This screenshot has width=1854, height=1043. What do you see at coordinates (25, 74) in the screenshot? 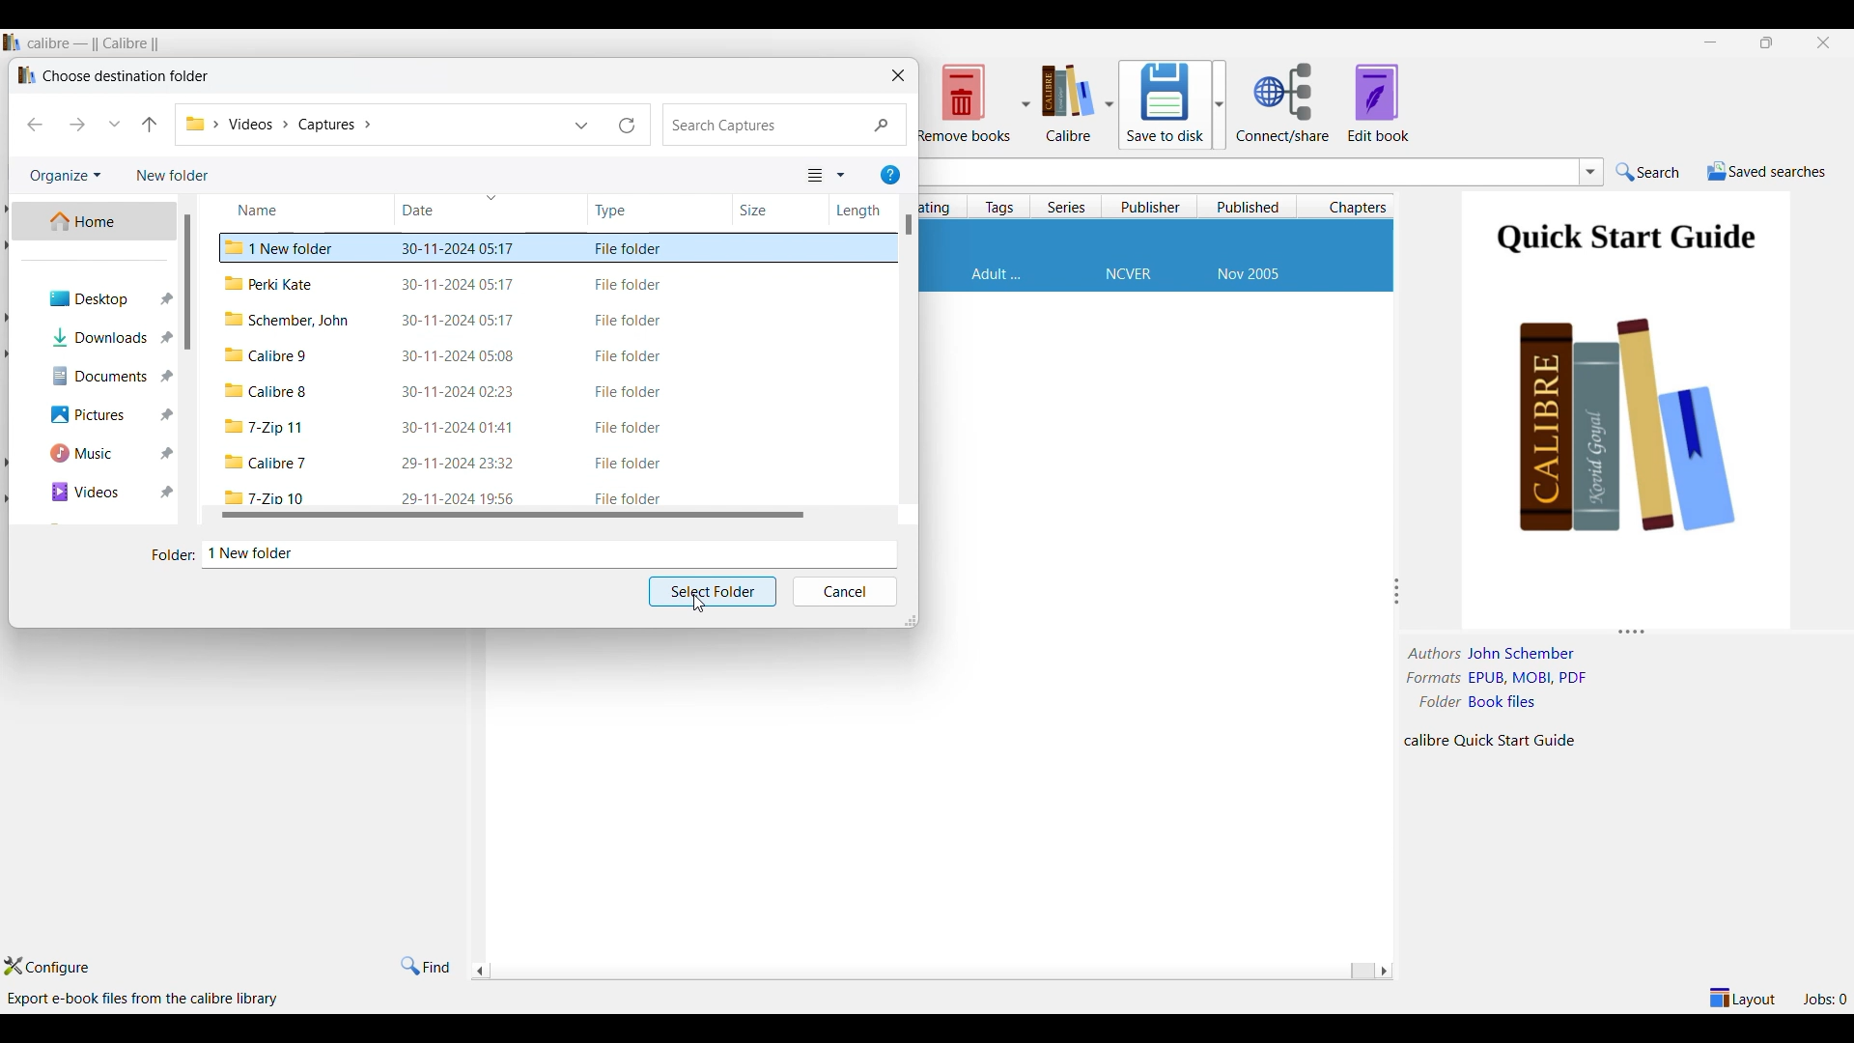
I see `logo` at bounding box center [25, 74].